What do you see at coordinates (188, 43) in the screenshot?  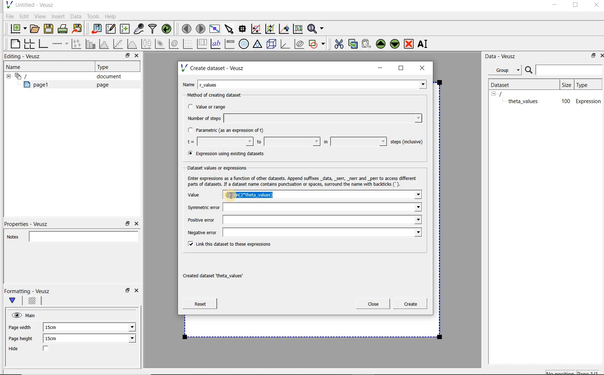 I see `plot a vector field` at bounding box center [188, 43].